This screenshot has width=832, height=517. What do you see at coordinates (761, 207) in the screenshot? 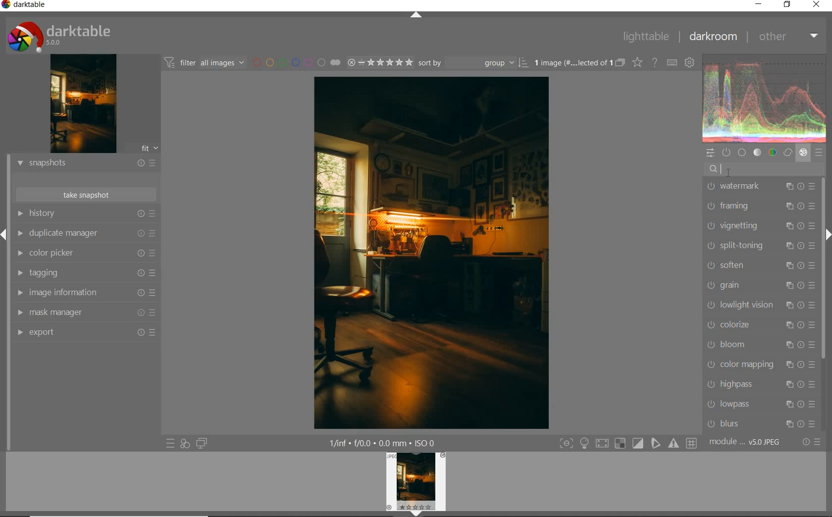
I see `framing` at bounding box center [761, 207].